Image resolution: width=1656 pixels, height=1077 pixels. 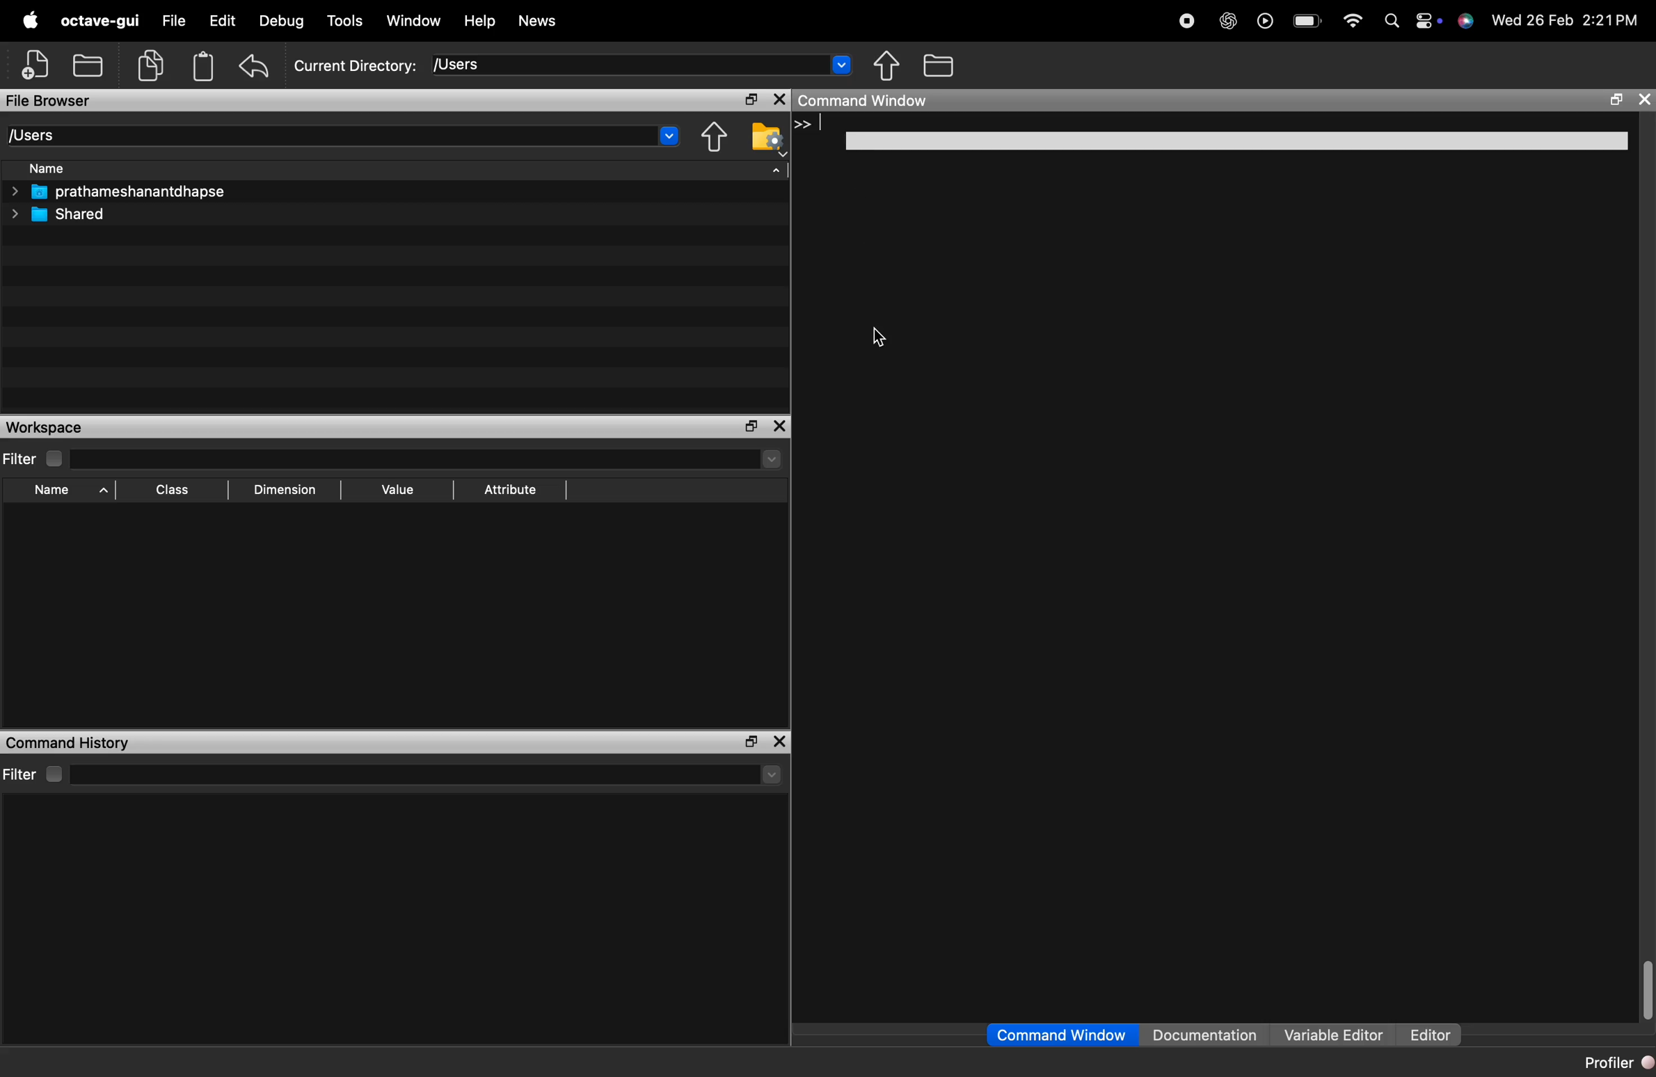 What do you see at coordinates (841, 65) in the screenshot?
I see `dropdown` at bounding box center [841, 65].